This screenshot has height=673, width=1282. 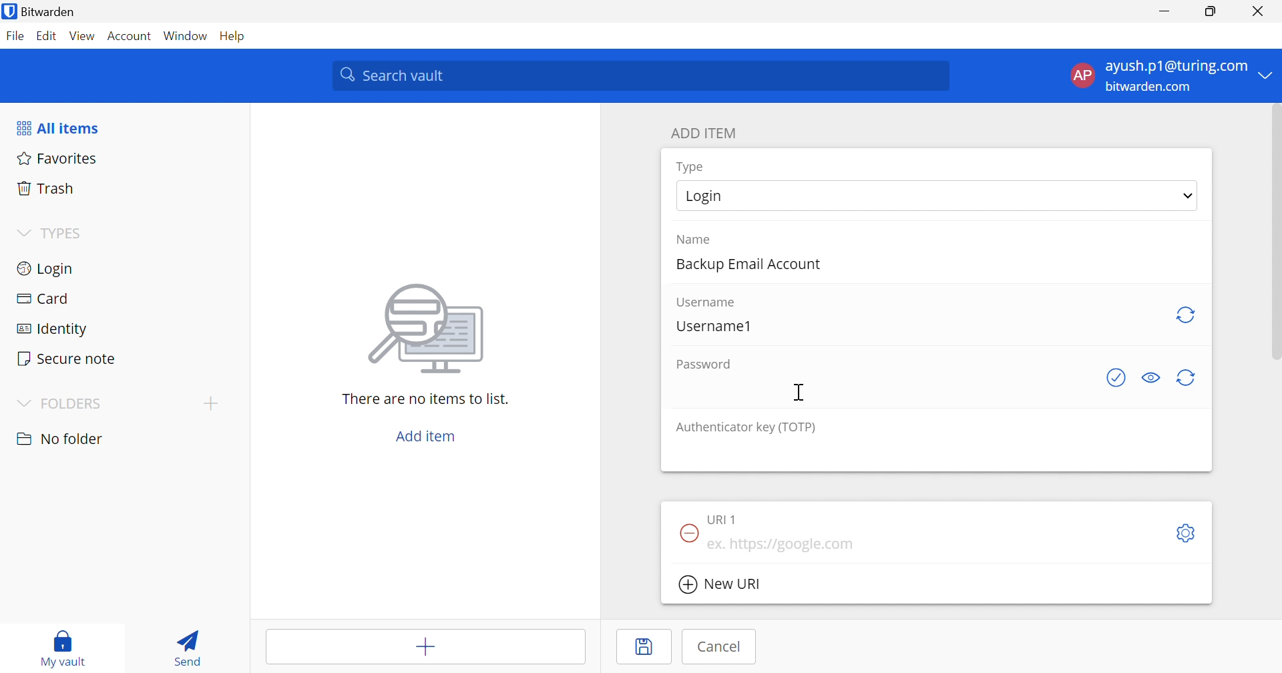 I want to click on Drop Down, so click(x=23, y=233).